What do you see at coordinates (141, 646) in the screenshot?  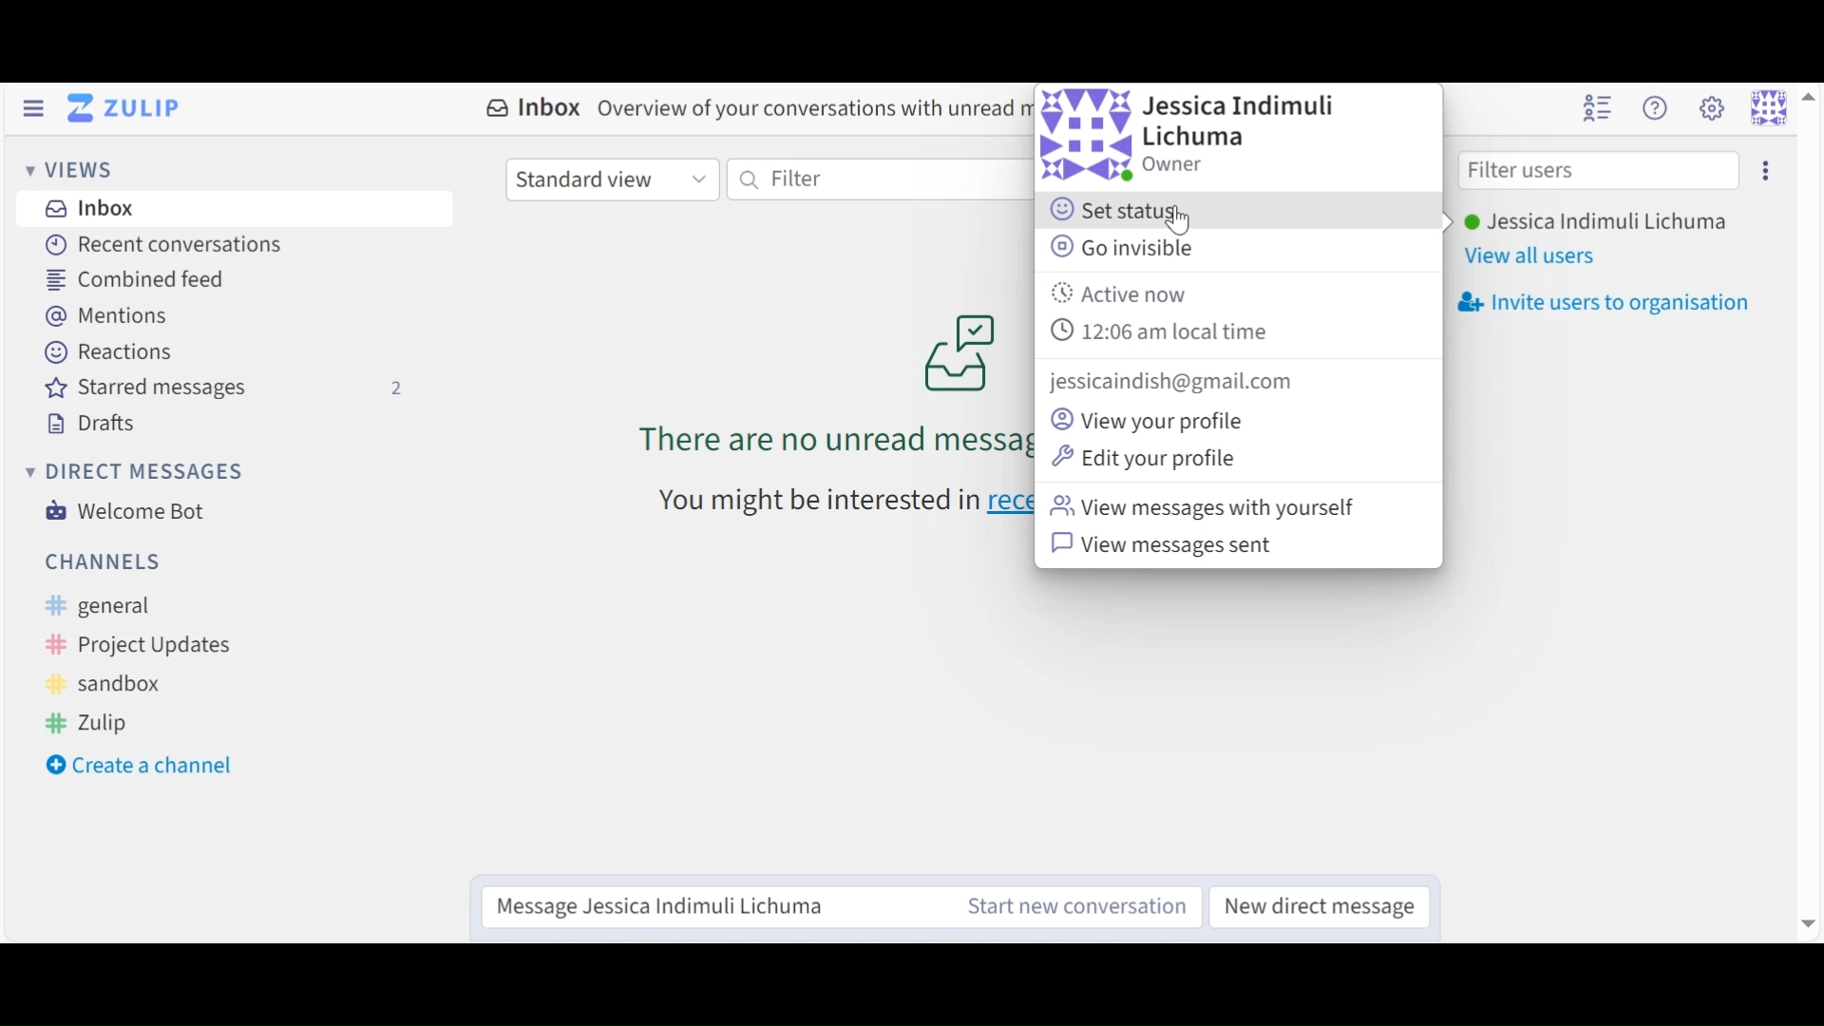 I see `project updates` at bounding box center [141, 646].